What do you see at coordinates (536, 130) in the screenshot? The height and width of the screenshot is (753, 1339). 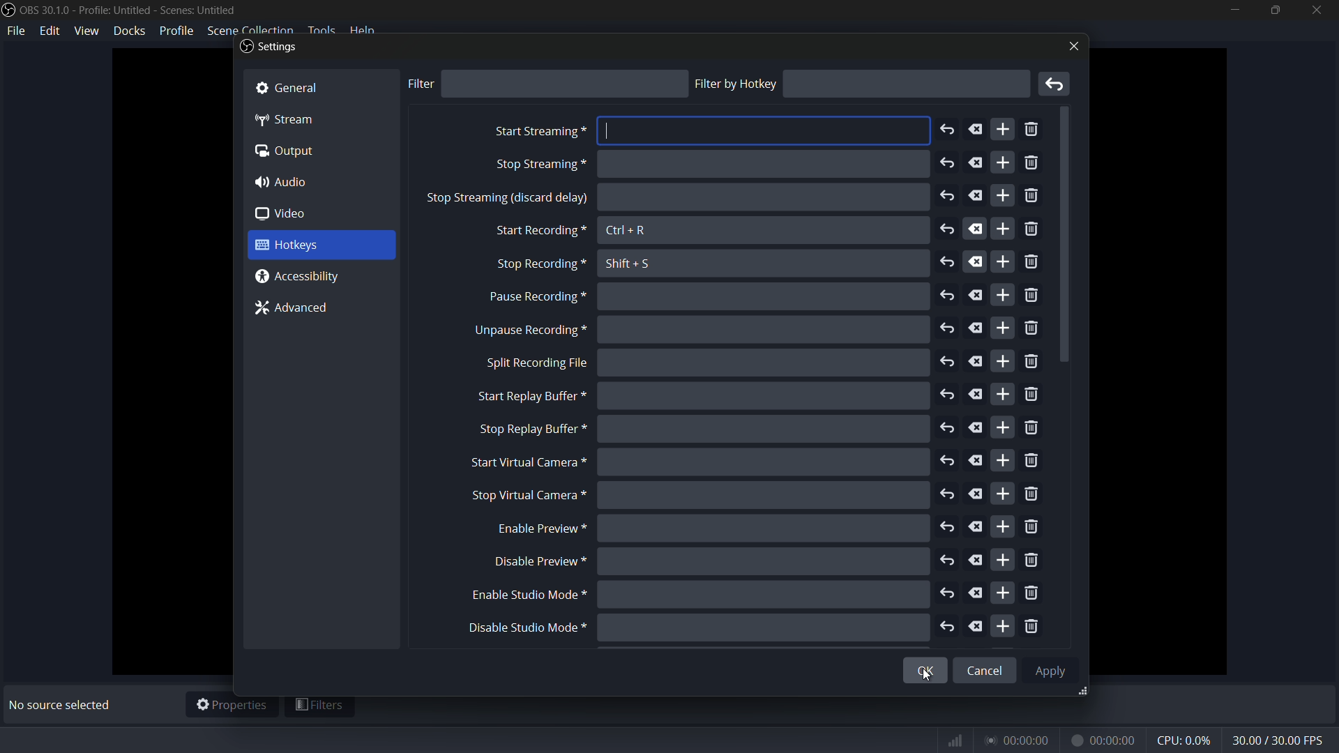 I see `start streaming` at bounding box center [536, 130].